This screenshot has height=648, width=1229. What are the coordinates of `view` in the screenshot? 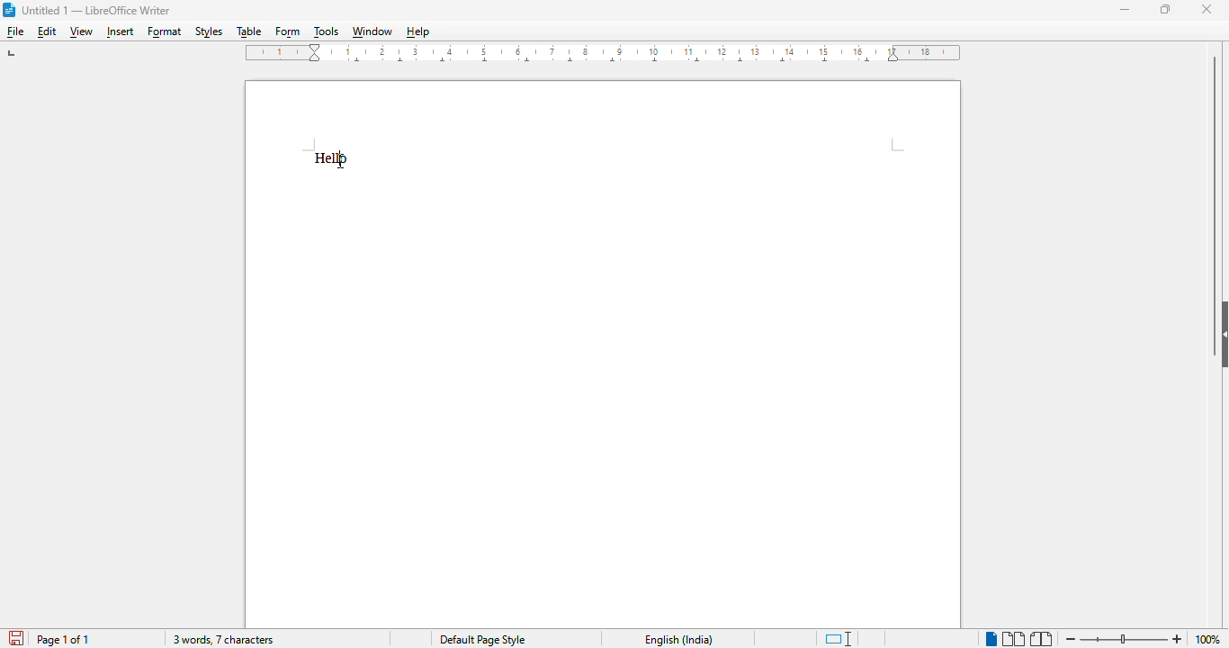 It's located at (81, 33).